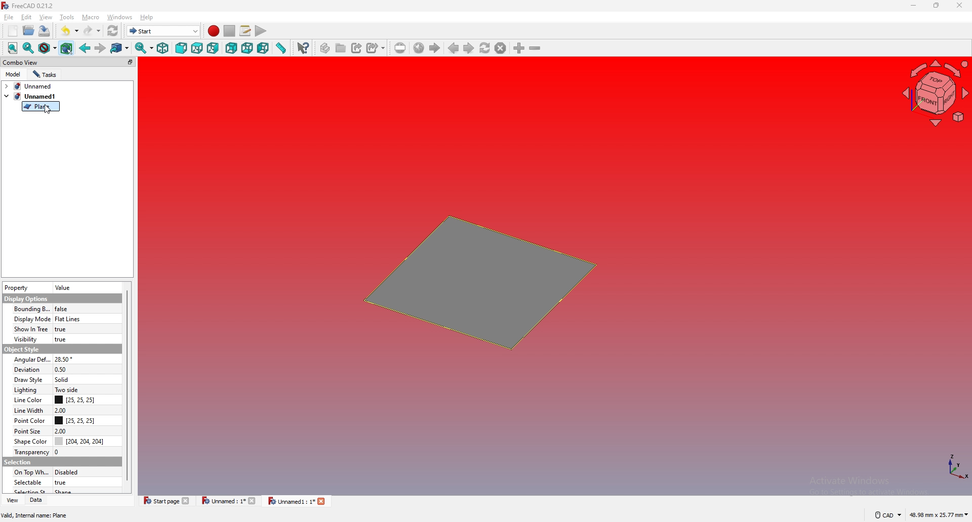  What do you see at coordinates (419, 49) in the screenshot?
I see `go to website` at bounding box center [419, 49].